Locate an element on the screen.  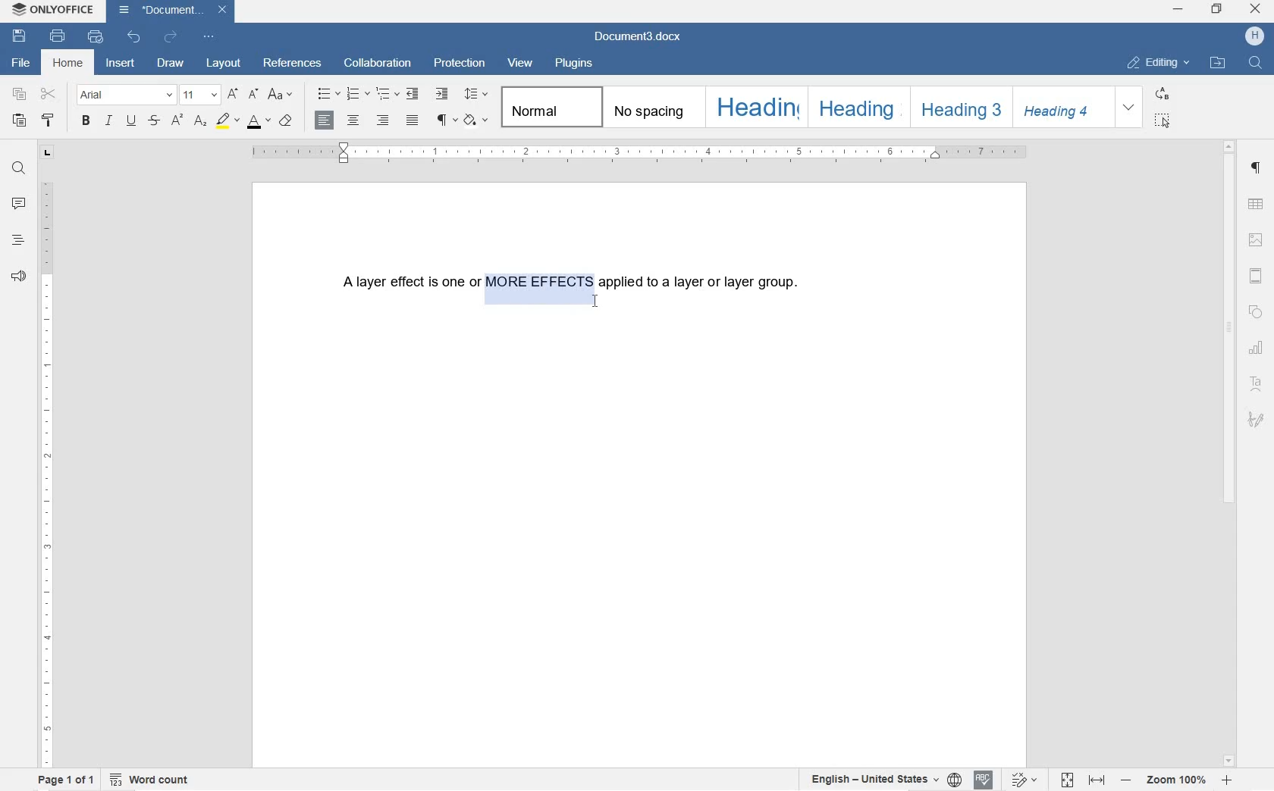
HIGHLIGHT COLOR is located at coordinates (227, 120).